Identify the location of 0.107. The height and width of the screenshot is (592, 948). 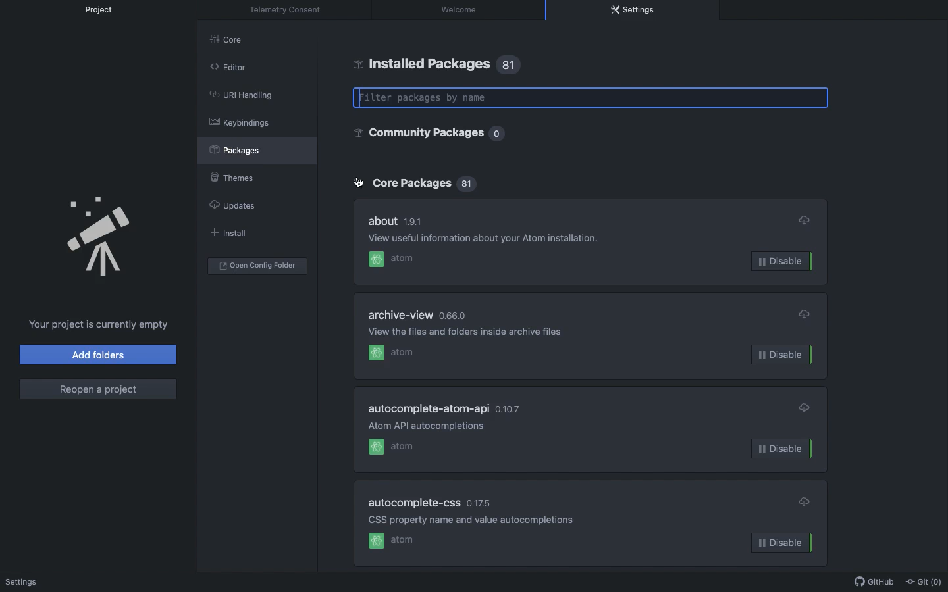
(510, 408).